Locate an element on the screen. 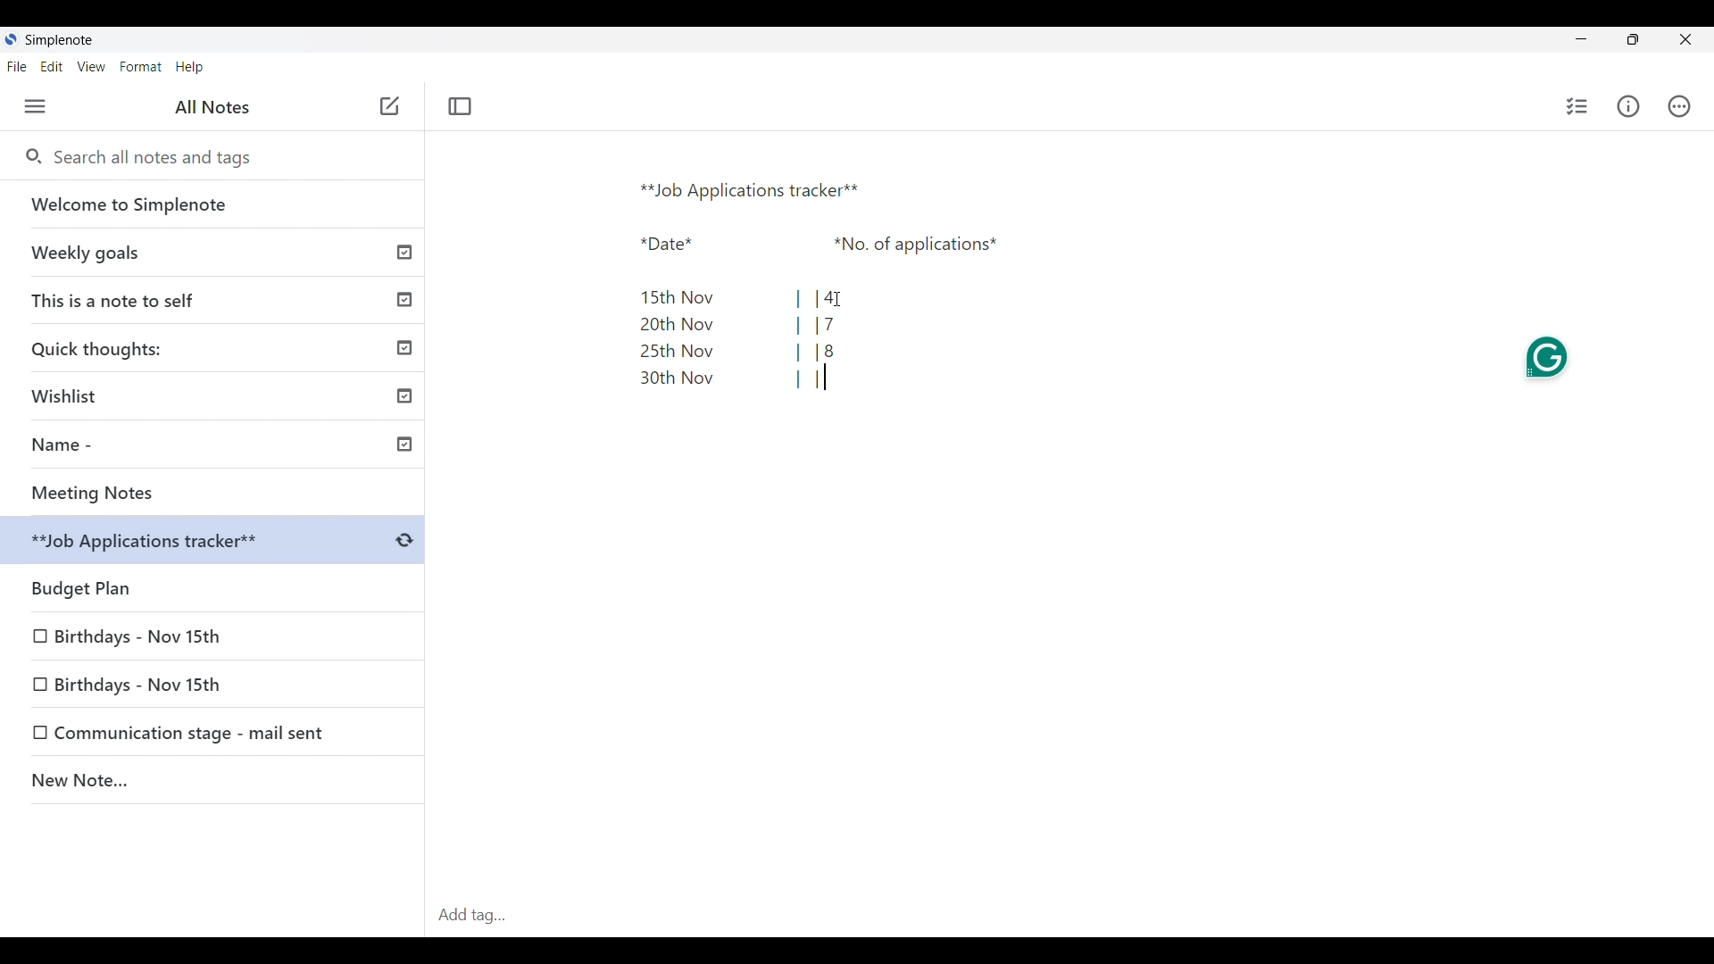 Image resolution: width=1714 pixels, height=964 pixels. All notes is located at coordinates (212, 106).